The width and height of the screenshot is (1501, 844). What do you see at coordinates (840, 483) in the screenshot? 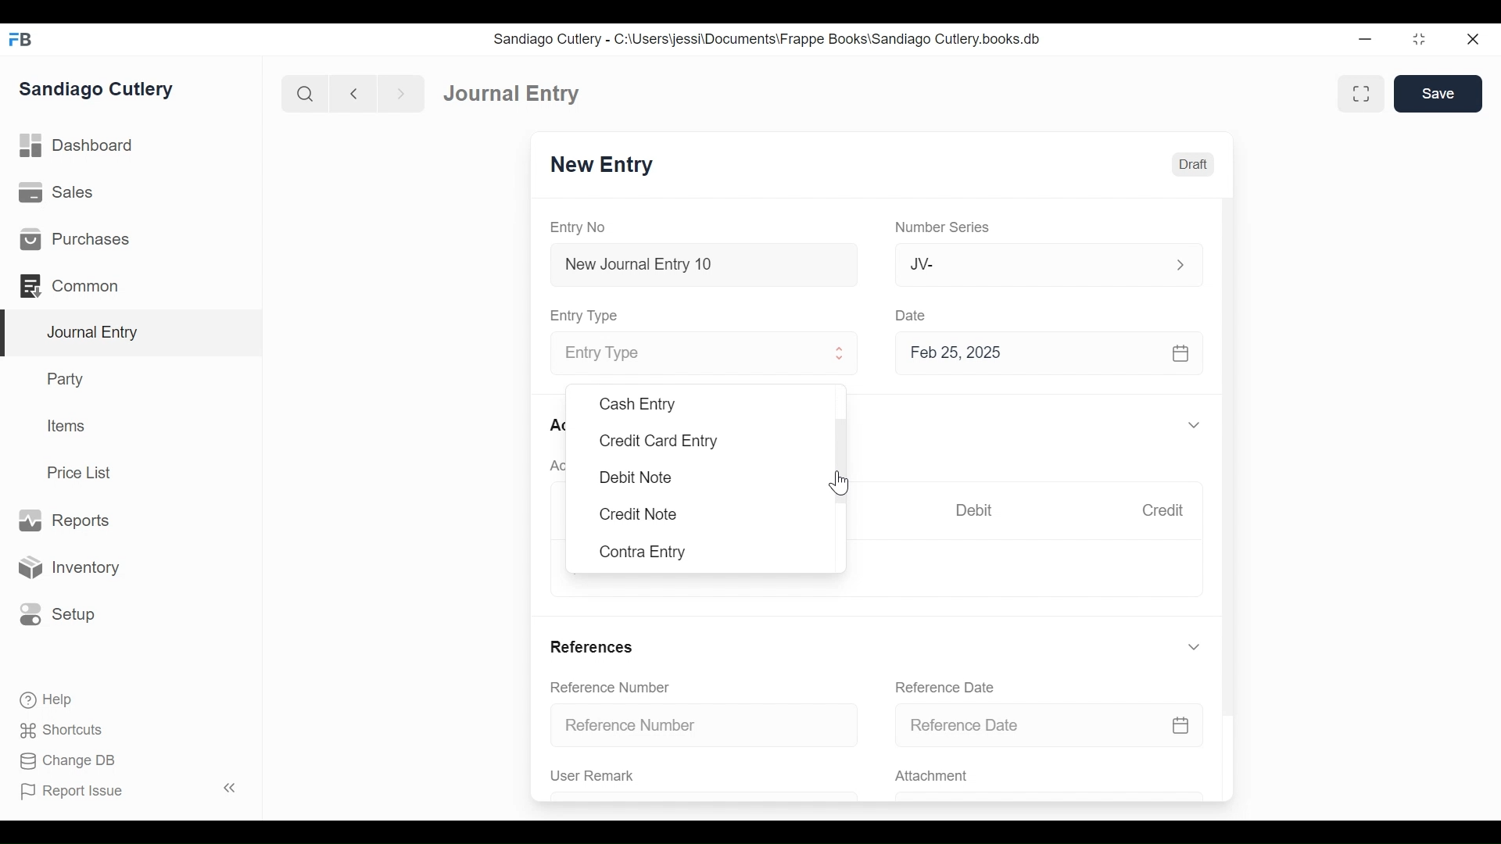
I see `Cursor` at bounding box center [840, 483].